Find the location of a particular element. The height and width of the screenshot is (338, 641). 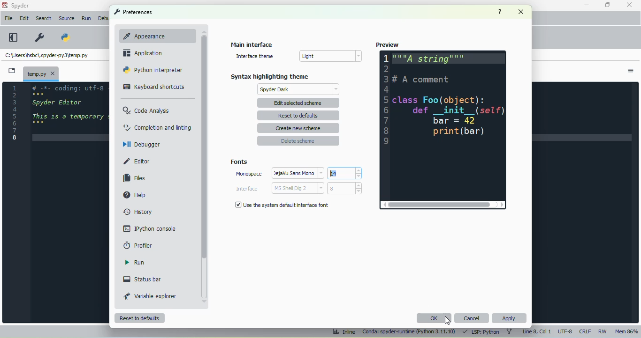

temporary file is located at coordinates (41, 73).